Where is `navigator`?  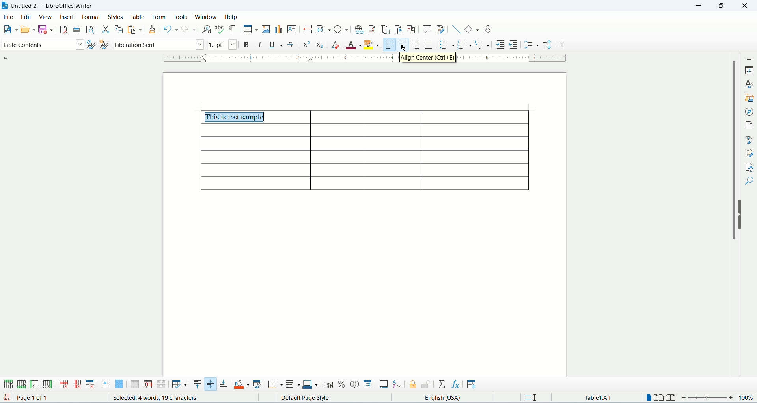 navigator is located at coordinates (750, 111).